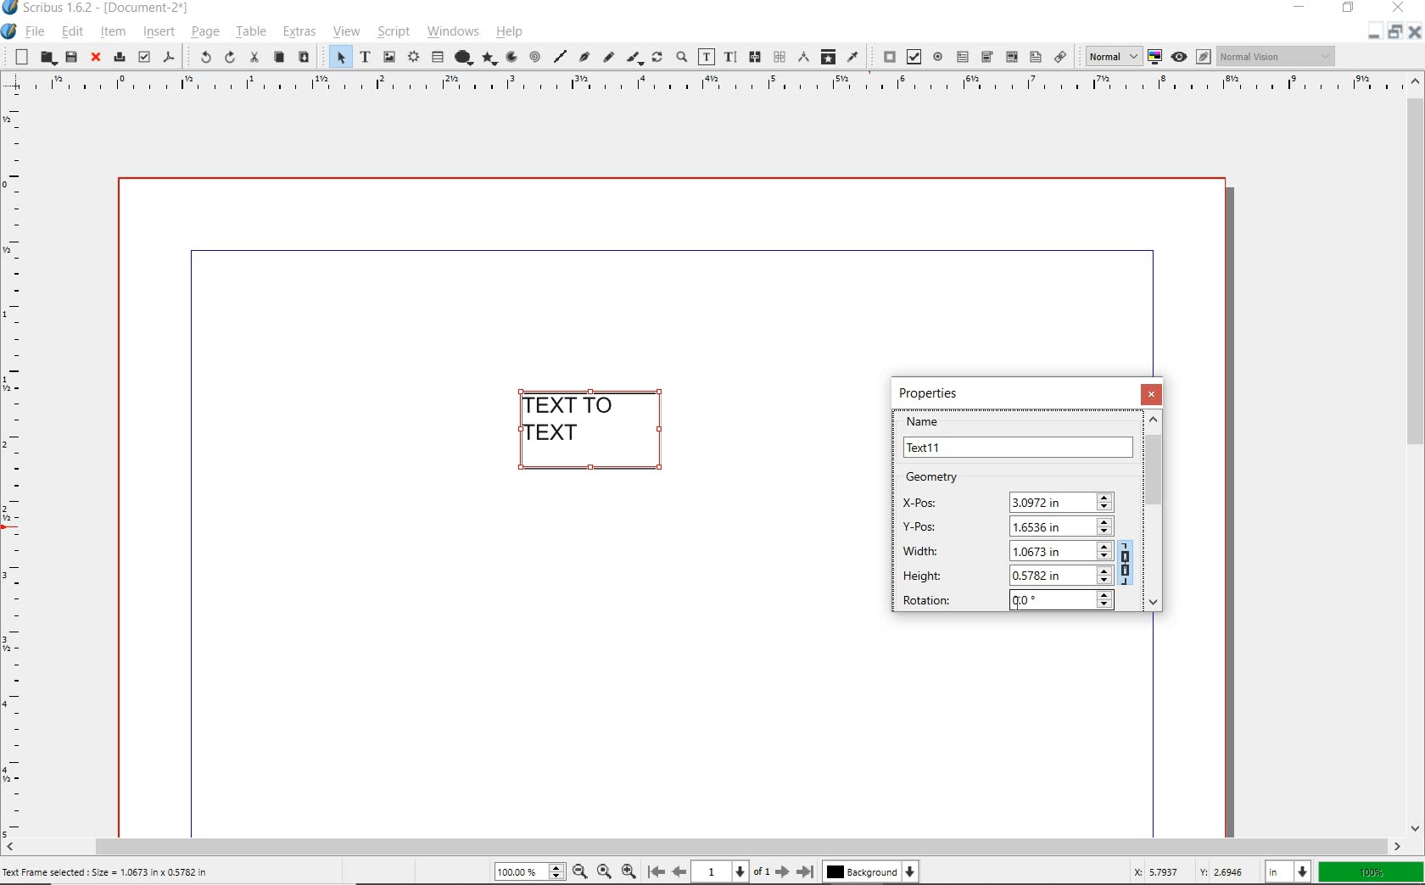 The height and width of the screenshot is (885, 1425). Describe the element at coordinates (596, 431) in the screenshot. I see `TEXT FRAME SELECTED` at that location.